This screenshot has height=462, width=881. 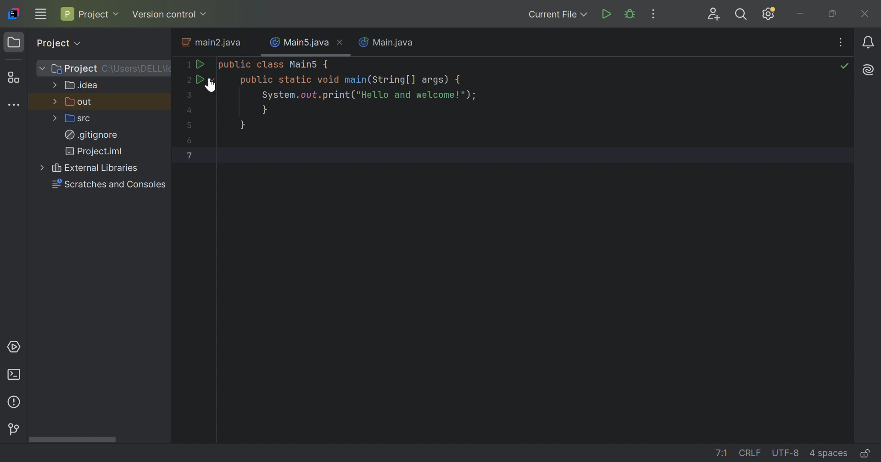 What do you see at coordinates (15, 403) in the screenshot?
I see `Problems` at bounding box center [15, 403].